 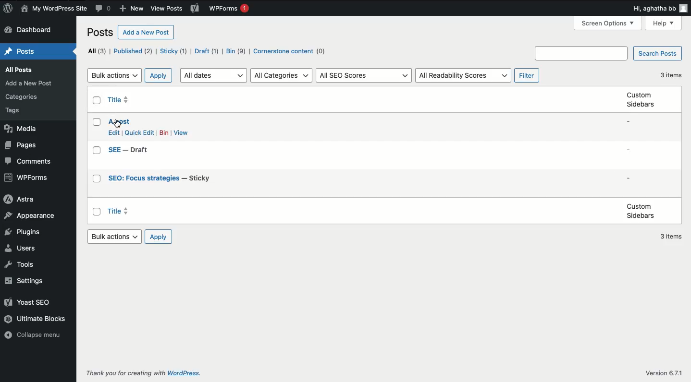 I want to click on Checkbox, so click(x=96, y=101).